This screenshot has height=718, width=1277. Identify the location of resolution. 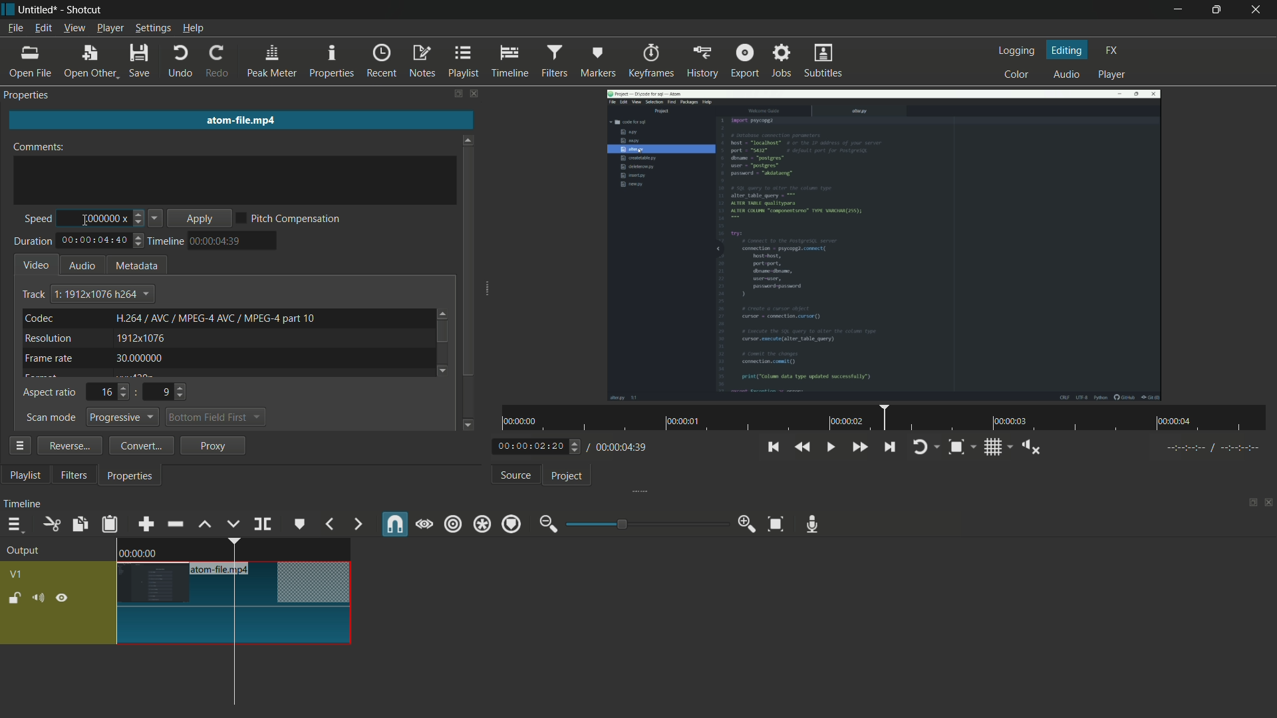
(48, 338).